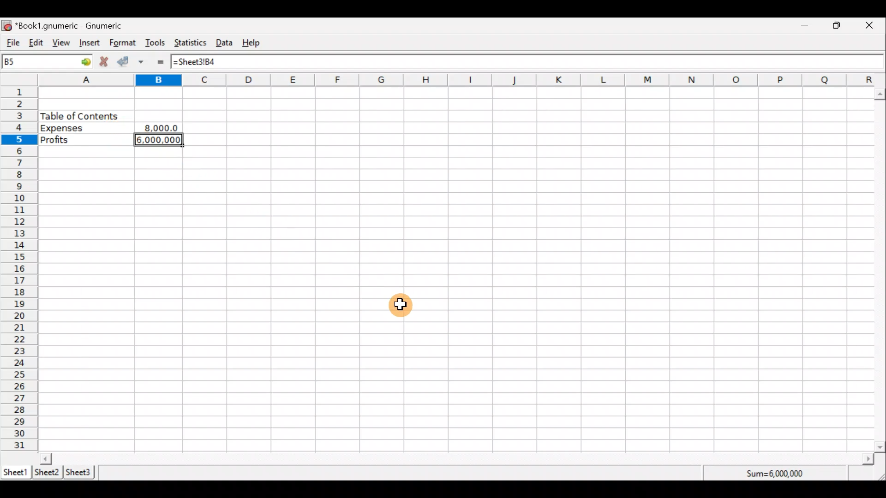  Describe the element at coordinates (46, 458) in the screenshot. I see `scroll left` at that location.